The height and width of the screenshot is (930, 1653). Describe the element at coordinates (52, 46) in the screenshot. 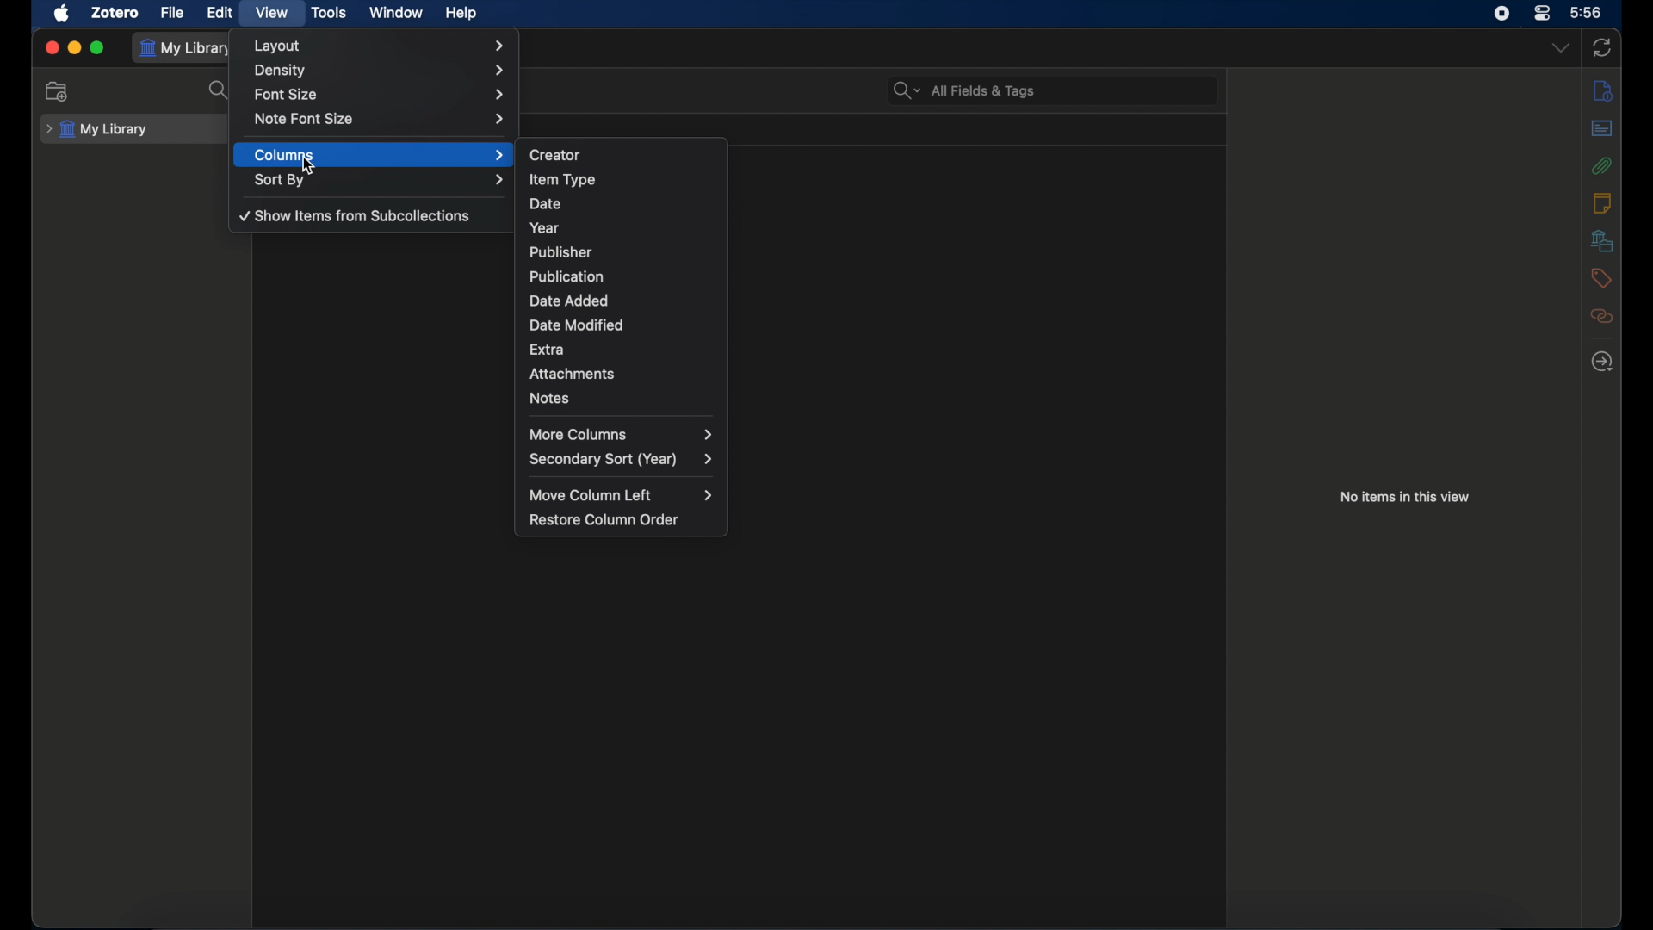

I see `close` at that location.